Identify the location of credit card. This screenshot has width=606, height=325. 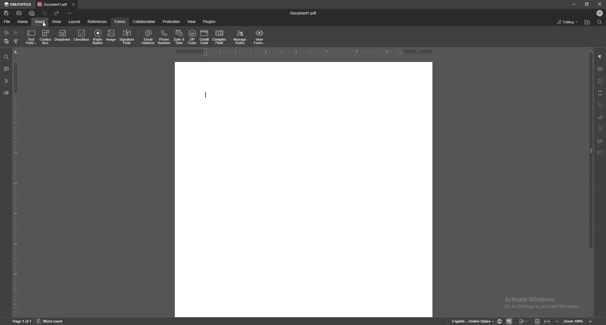
(205, 37).